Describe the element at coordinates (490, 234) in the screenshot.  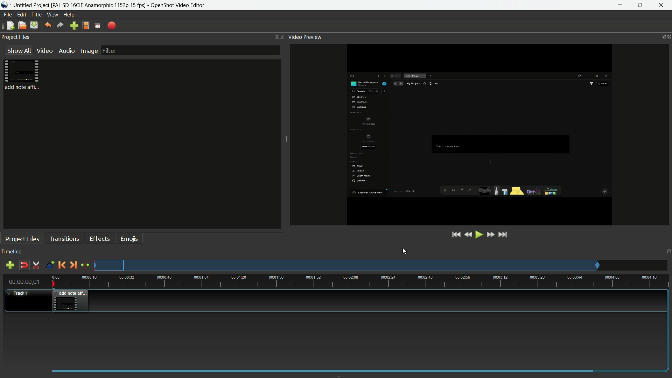
I see `fast forward` at that location.